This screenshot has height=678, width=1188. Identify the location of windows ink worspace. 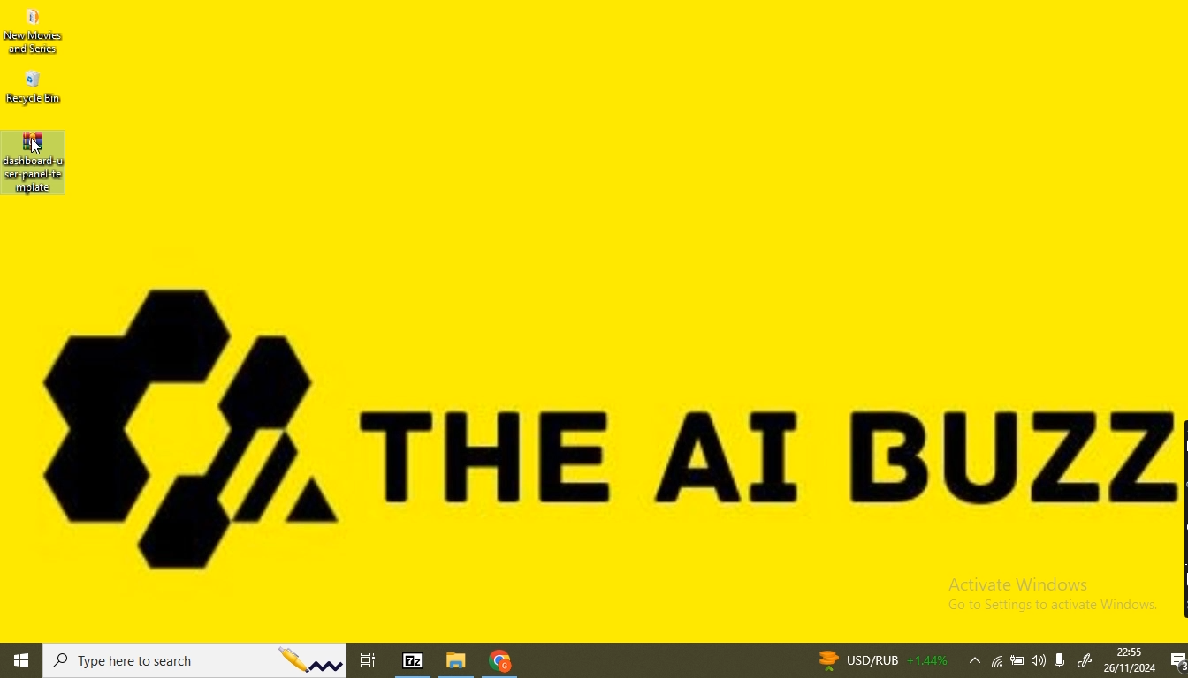
(1085, 662).